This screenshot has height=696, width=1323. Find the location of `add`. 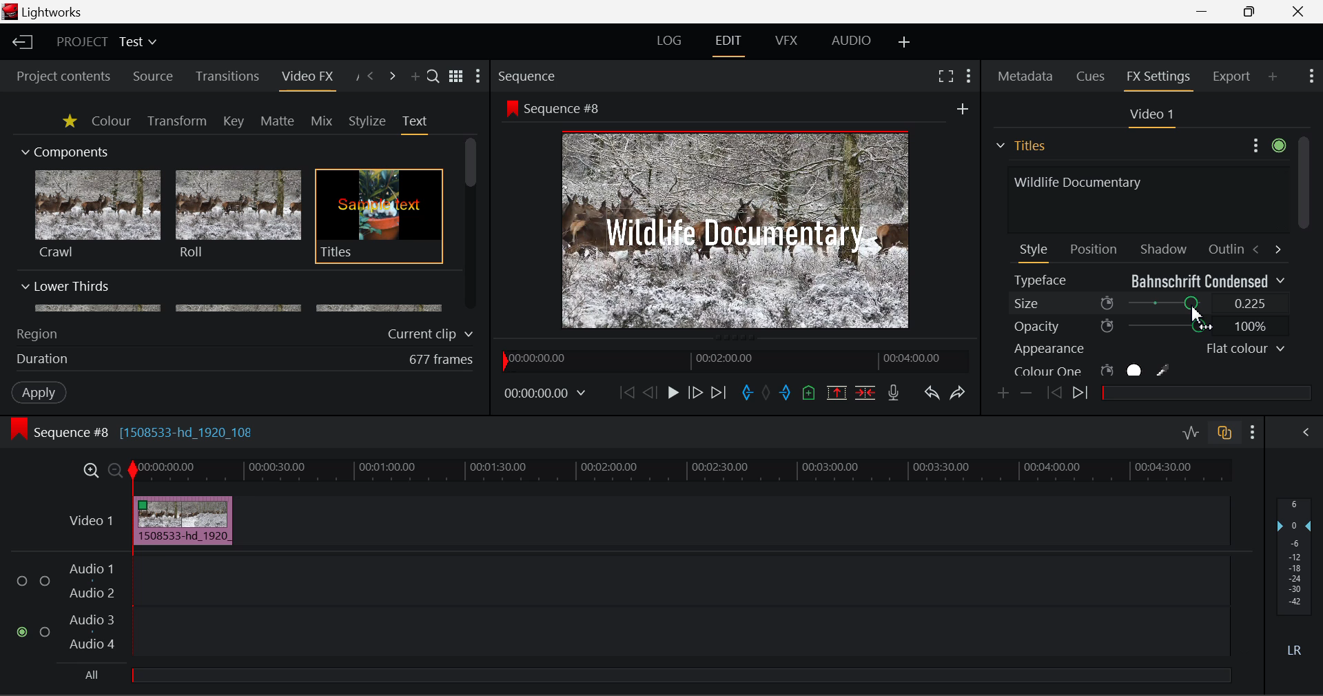

add is located at coordinates (963, 108).